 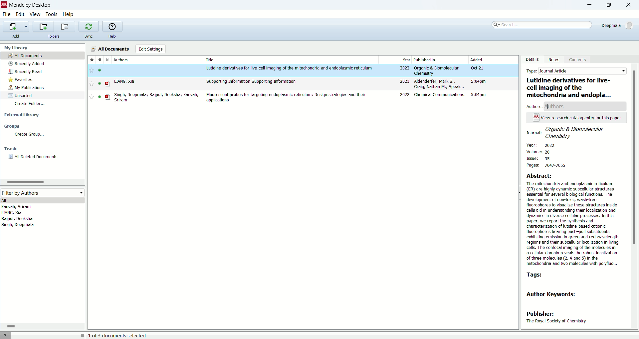 I want to click on Lutidine derivatives for live-cell imaging of the mitochondria and edoplasmic reticulum, so click(x=290, y=68).